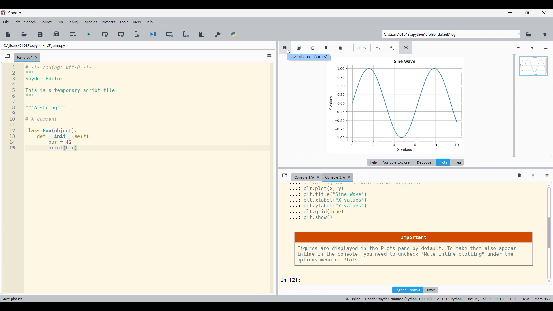 This screenshot has width=553, height=311. Describe the element at coordinates (352, 299) in the screenshot. I see `INLINE` at that location.